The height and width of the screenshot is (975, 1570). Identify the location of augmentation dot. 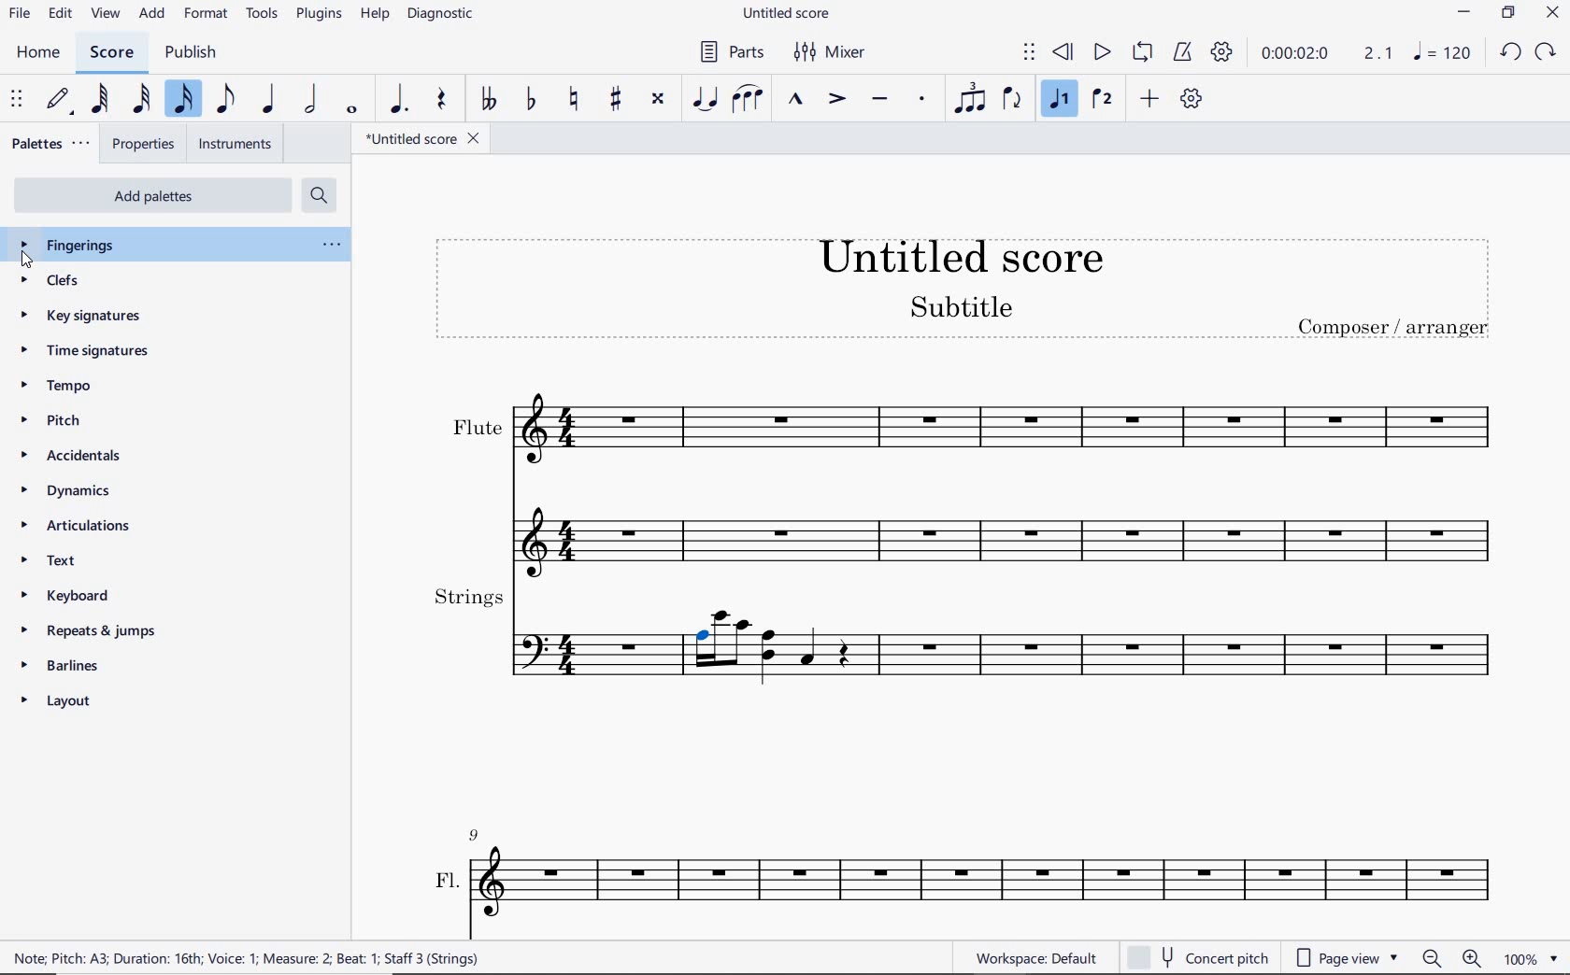
(403, 97).